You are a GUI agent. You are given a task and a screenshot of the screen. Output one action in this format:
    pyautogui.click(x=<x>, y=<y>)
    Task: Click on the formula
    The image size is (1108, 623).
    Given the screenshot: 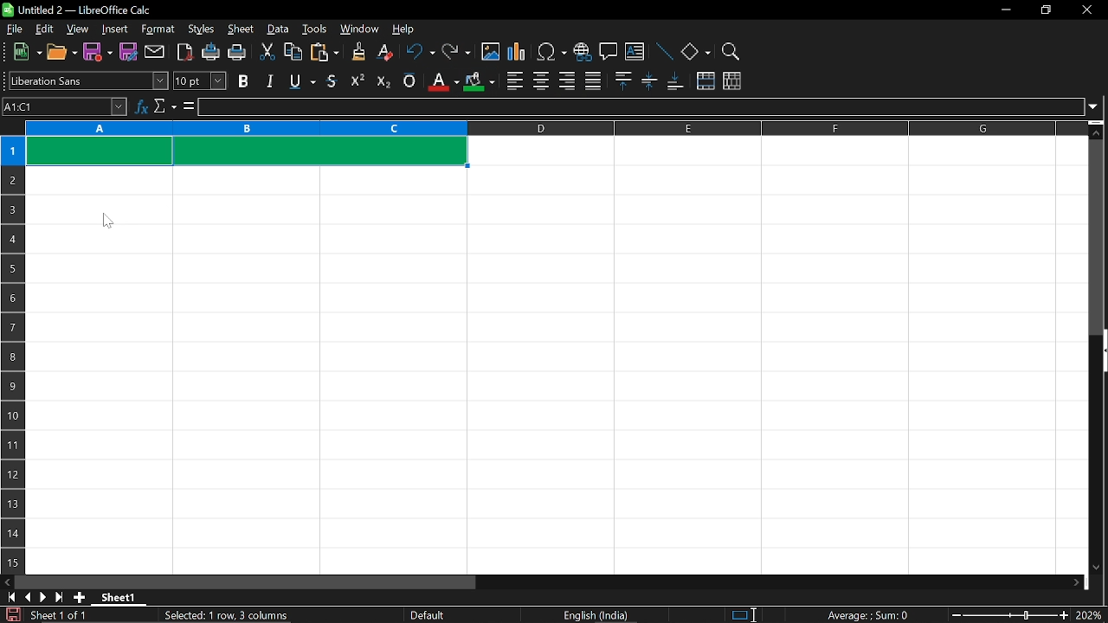 What is the action you would take?
    pyautogui.click(x=187, y=106)
    